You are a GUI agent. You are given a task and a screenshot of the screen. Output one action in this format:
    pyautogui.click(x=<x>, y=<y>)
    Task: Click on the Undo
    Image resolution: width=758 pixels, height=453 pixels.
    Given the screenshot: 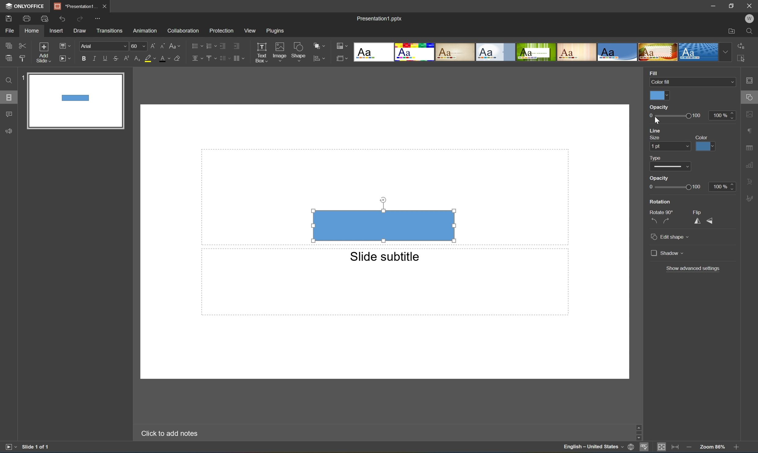 What is the action you would take?
    pyautogui.click(x=63, y=18)
    